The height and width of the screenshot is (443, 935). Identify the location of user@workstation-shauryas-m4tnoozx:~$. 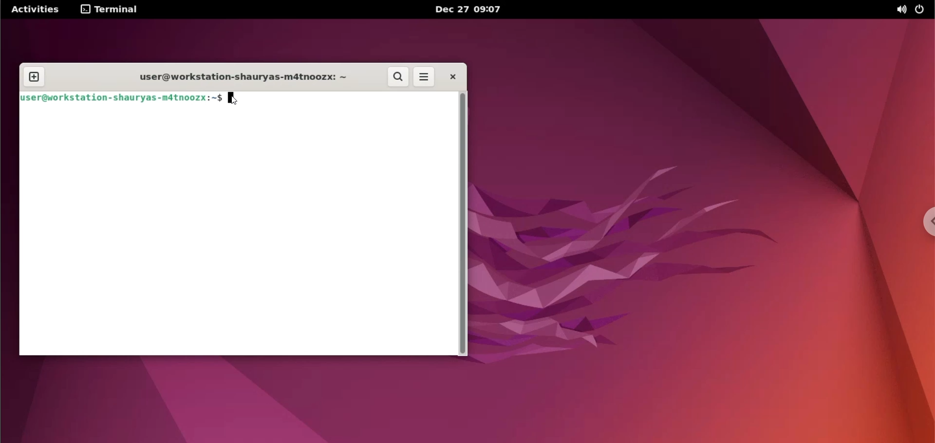
(121, 97).